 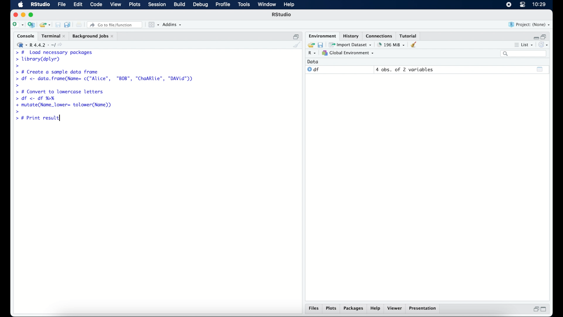 I want to click on clear console, so click(x=298, y=45).